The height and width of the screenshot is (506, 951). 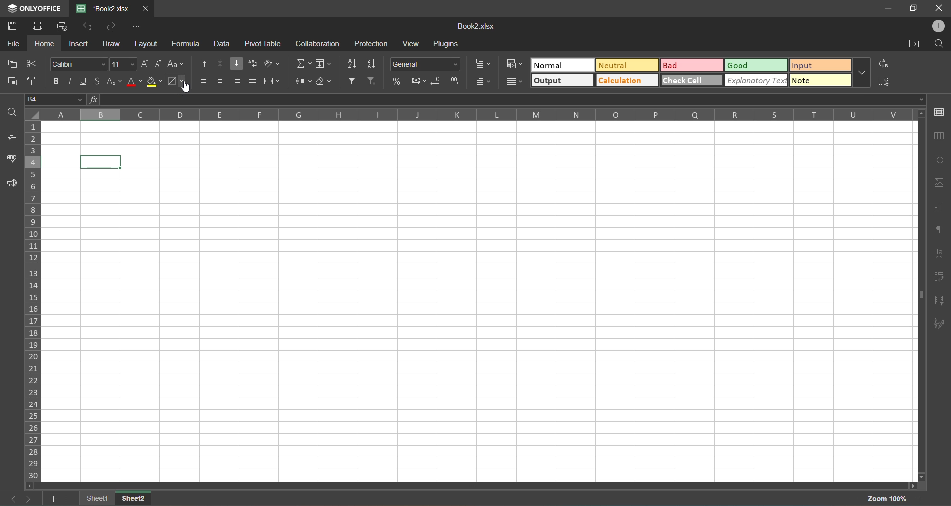 I want to click on paragraph, so click(x=941, y=230).